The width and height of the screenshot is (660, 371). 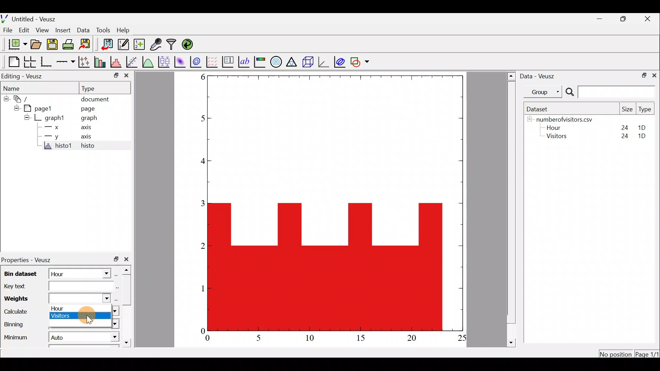 What do you see at coordinates (100, 61) in the screenshot?
I see `plot bar charts` at bounding box center [100, 61].